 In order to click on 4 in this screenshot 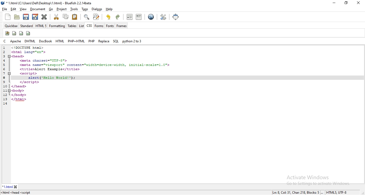, I will do `click(5, 60)`.